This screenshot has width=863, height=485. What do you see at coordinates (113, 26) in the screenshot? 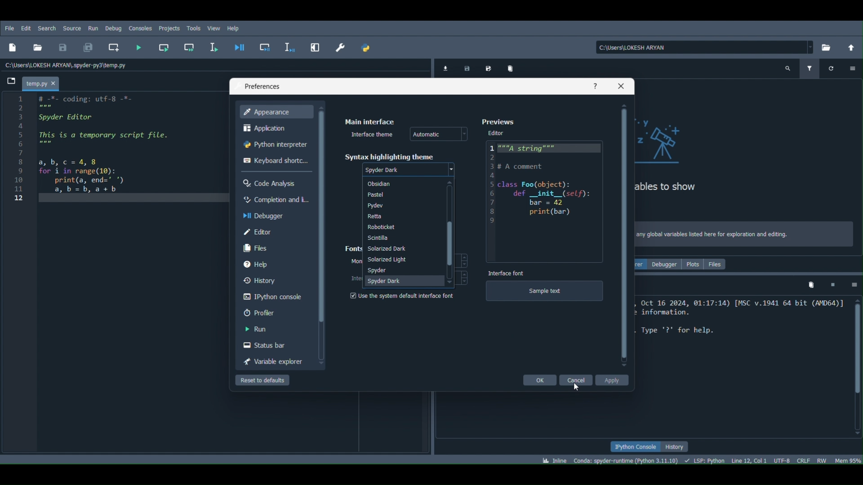
I see `Debug` at bounding box center [113, 26].